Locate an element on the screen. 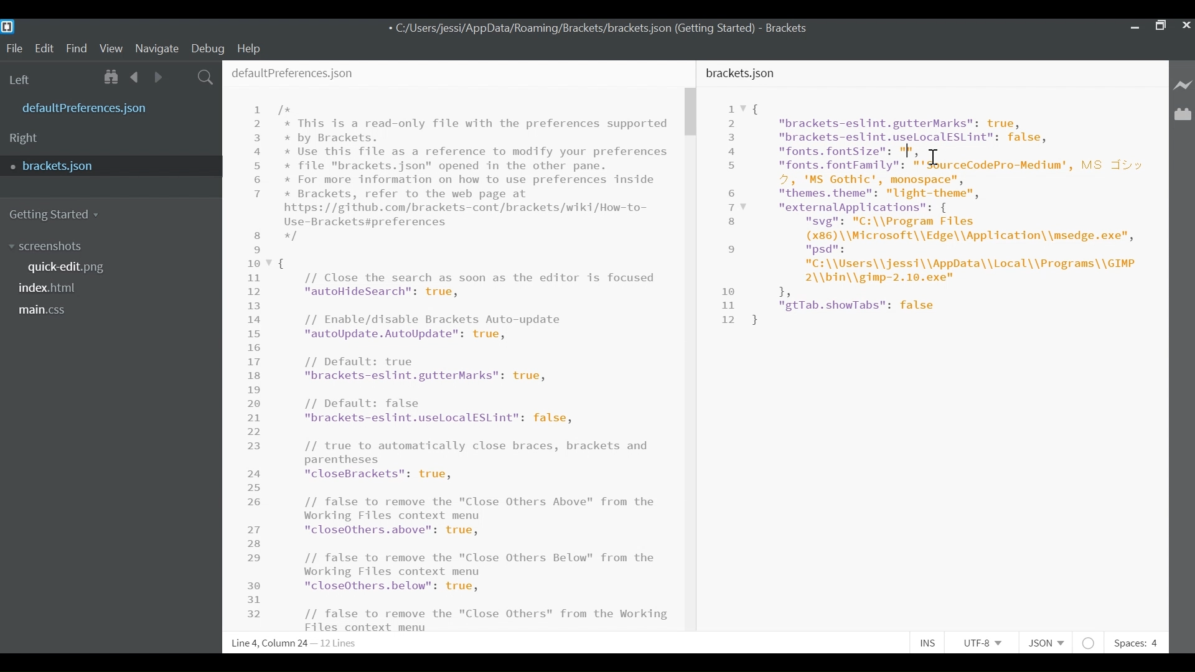 The height and width of the screenshot is (672, 1195). Manage Extenions is located at coordinates (1183, 114).